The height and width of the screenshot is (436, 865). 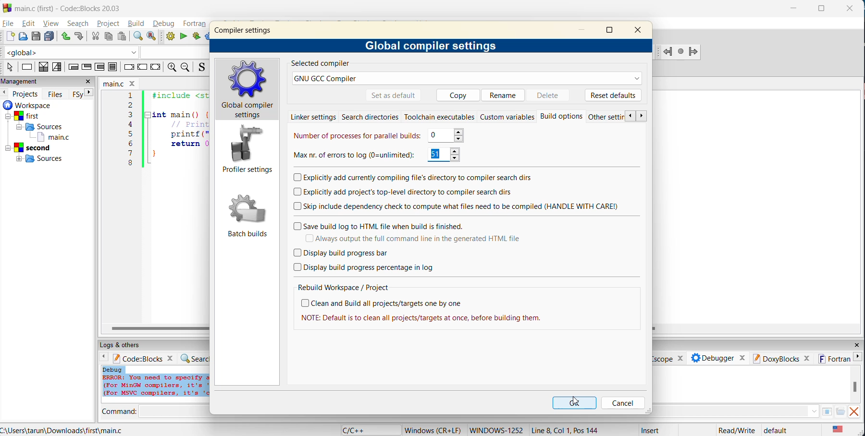 What do you see at coordinates (565, 430) in the screenshot?
I see `Line 8, Col 1, Pos 144` at bounding box center [565, 430].